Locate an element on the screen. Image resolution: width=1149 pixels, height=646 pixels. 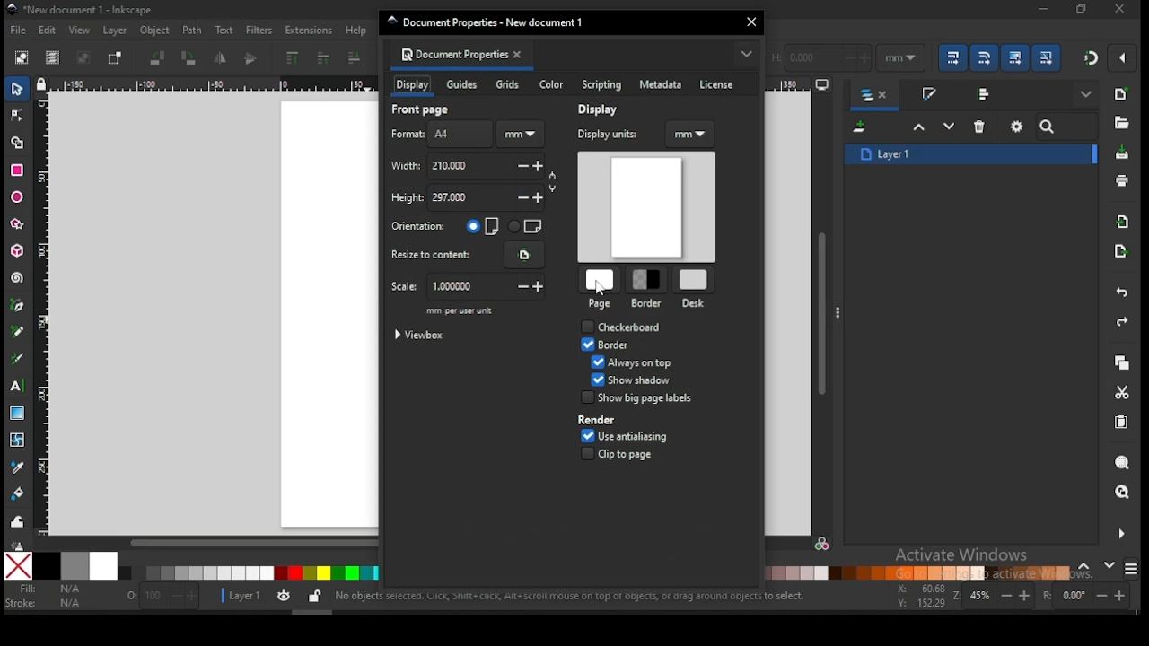
deselect is located at coordinates (81, 58).